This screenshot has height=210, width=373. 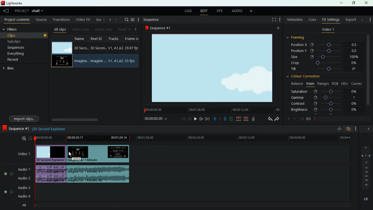 What do you see at coordinates (61, 48) in the screenshot?
I see `video` at bounding box center [61, 48].